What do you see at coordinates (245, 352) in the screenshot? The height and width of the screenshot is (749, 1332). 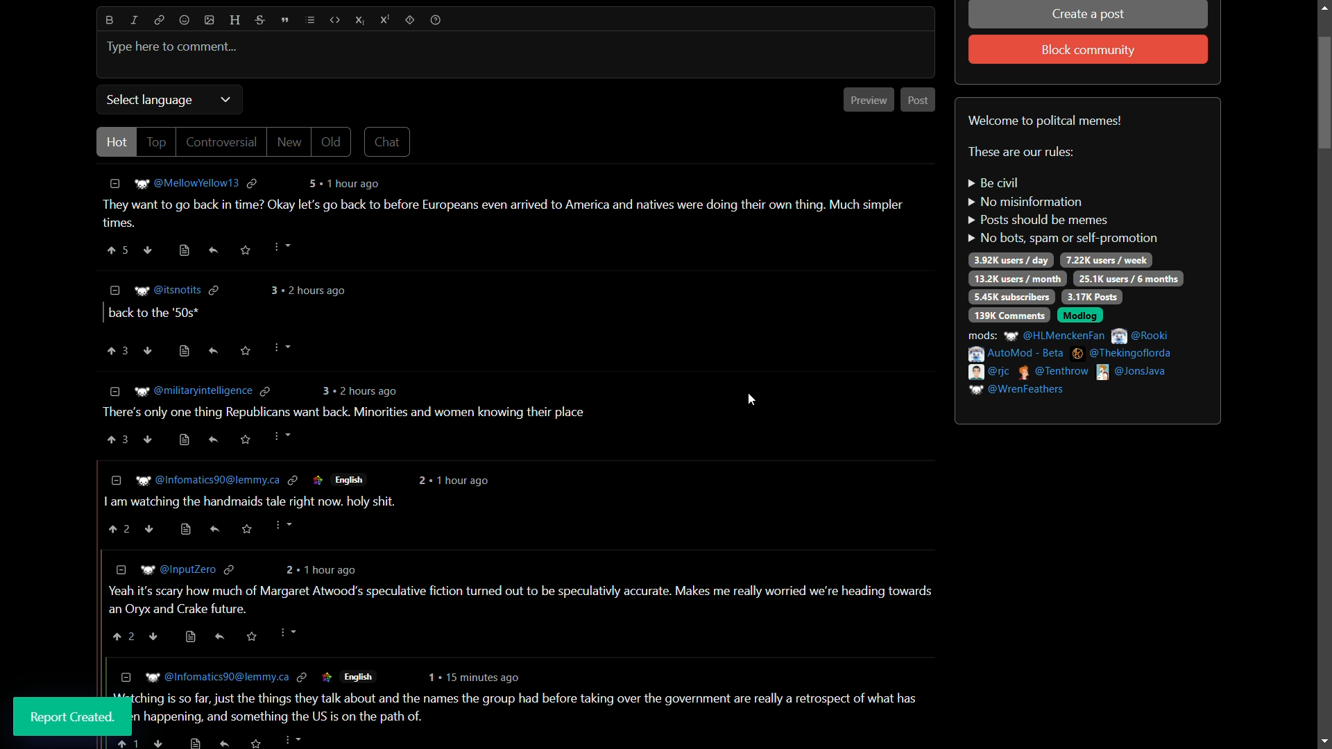 I see `save` at bounding box center [245, 352].